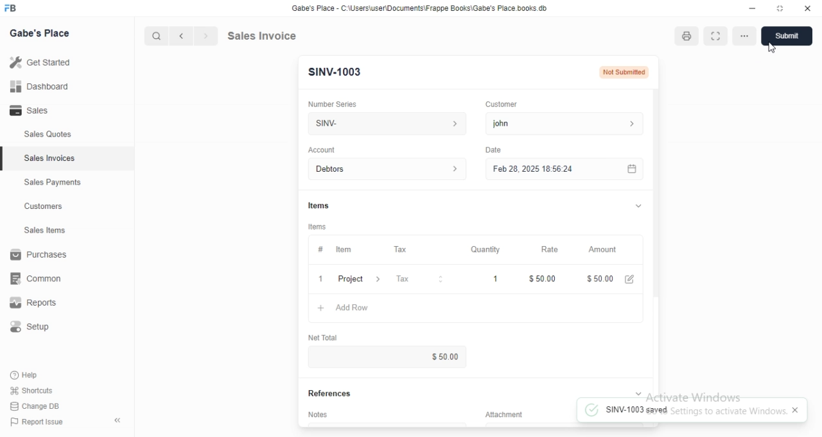 The width and height of the screenshot is (822, 437). I want to click on scroll bar, so click(656, 206).